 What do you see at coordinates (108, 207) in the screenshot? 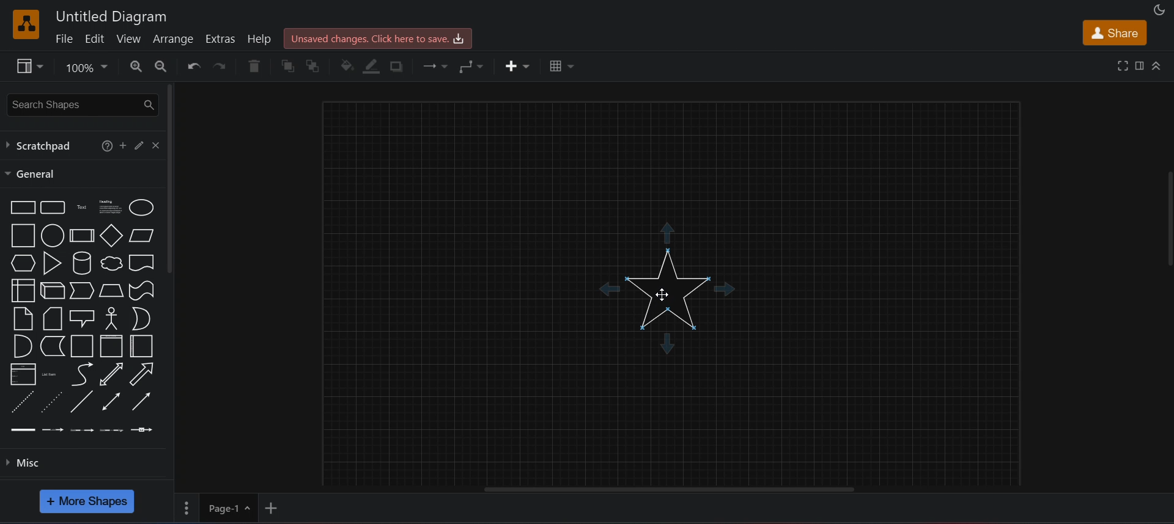
I see `heading` at bounding box center [108, 207].